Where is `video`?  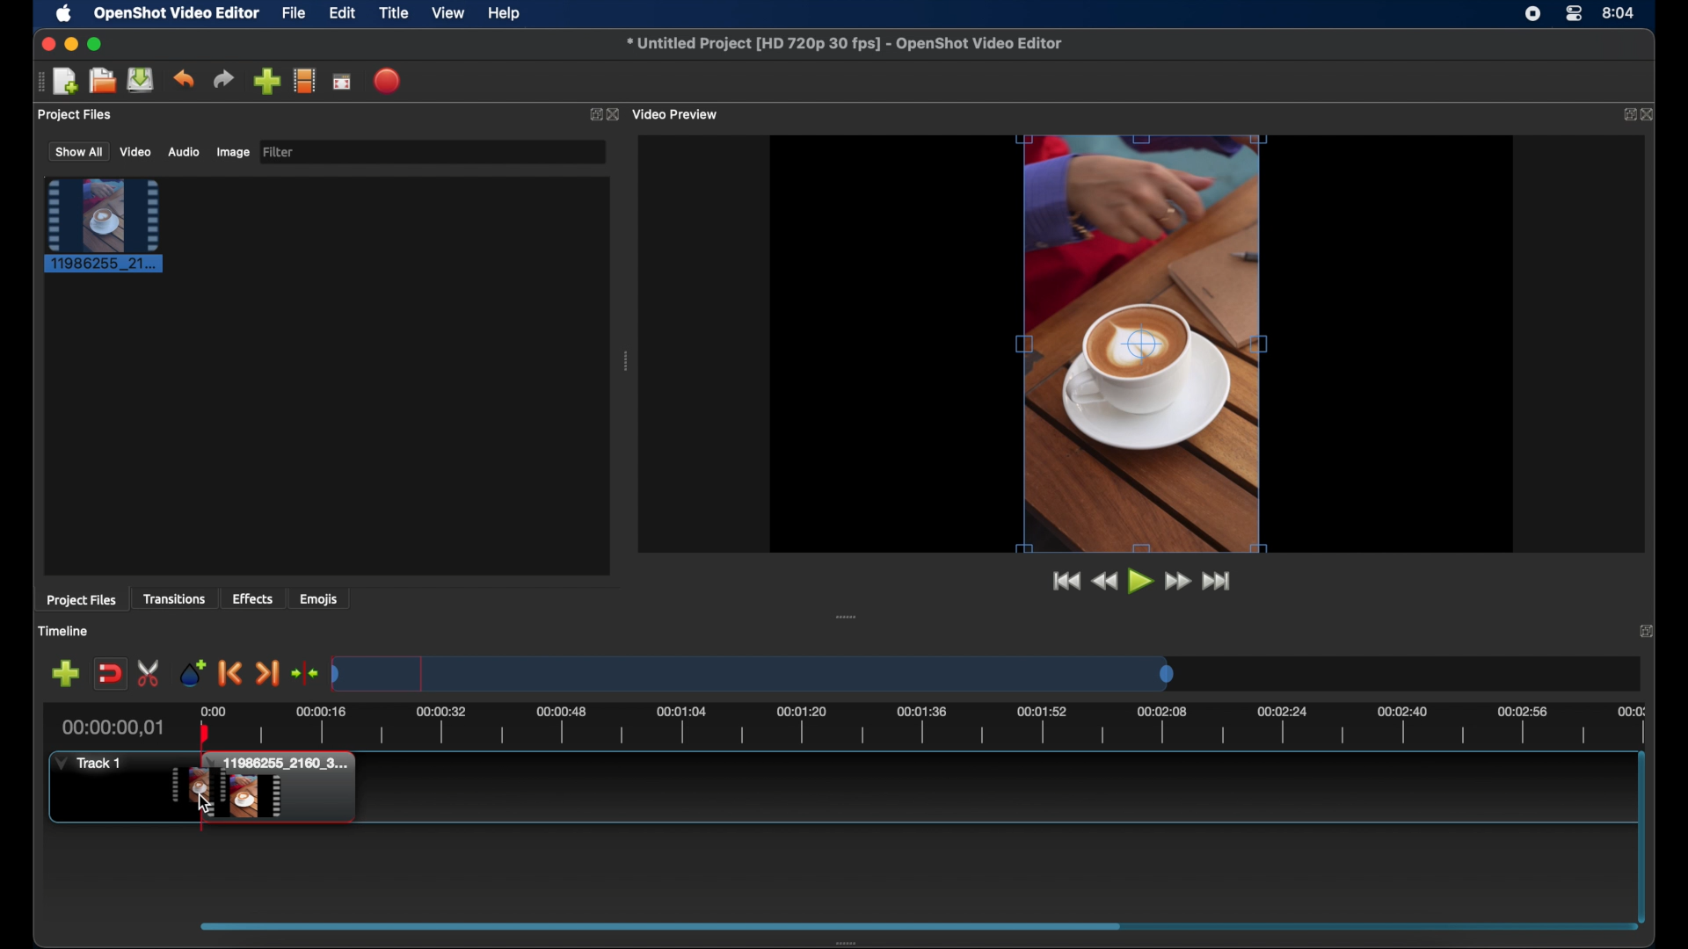 video is located at coordinates (136, 152).